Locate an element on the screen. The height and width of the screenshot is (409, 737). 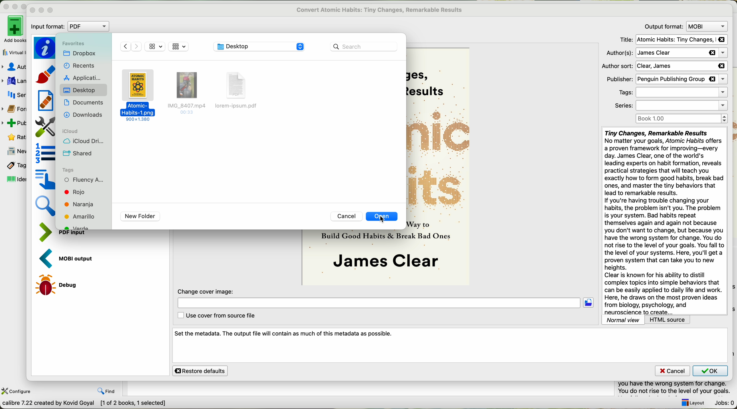
rating is located at coordinates (16, 137).